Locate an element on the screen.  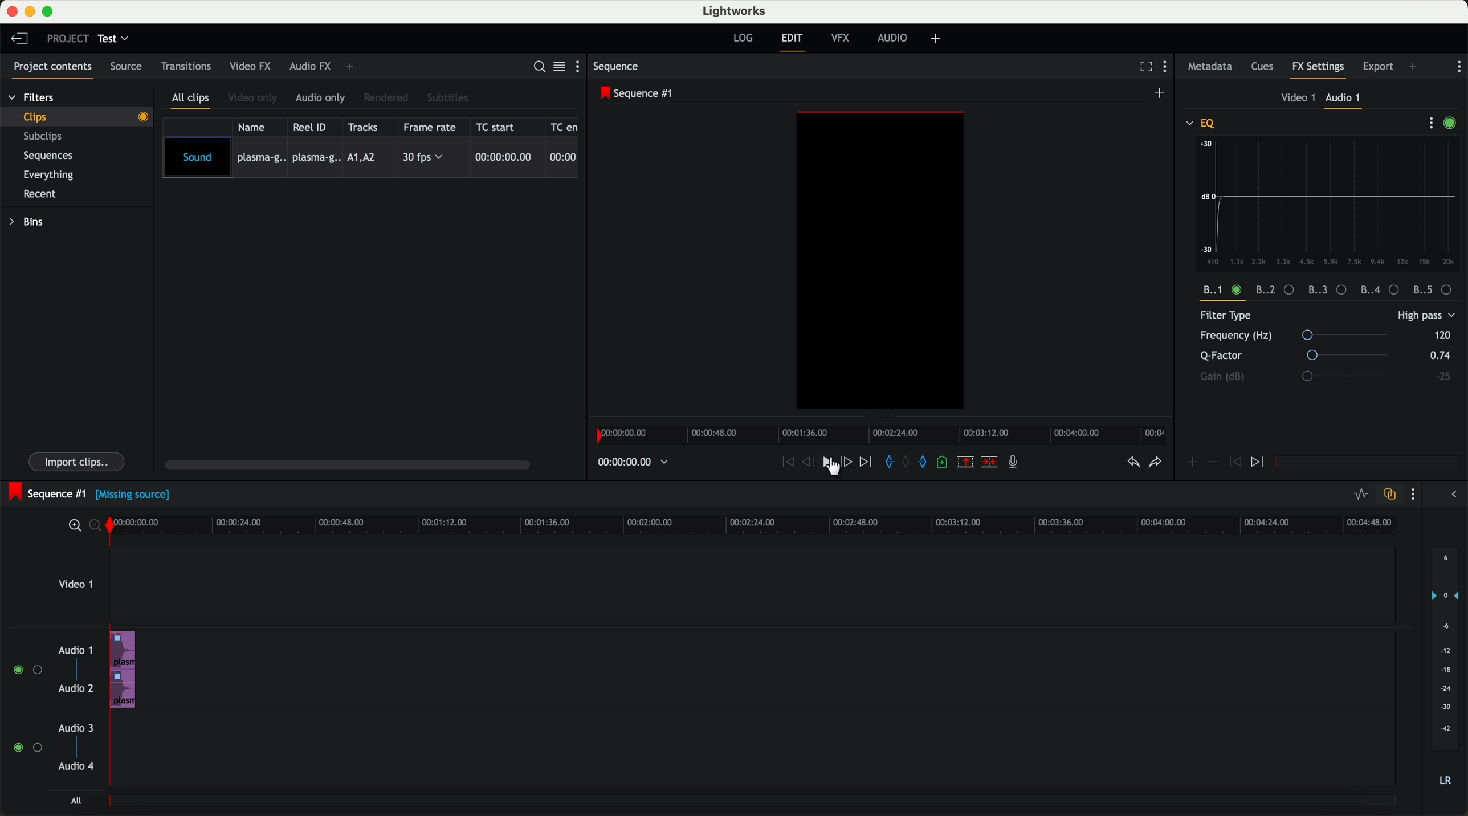
name is located at coordinates (255, 127).